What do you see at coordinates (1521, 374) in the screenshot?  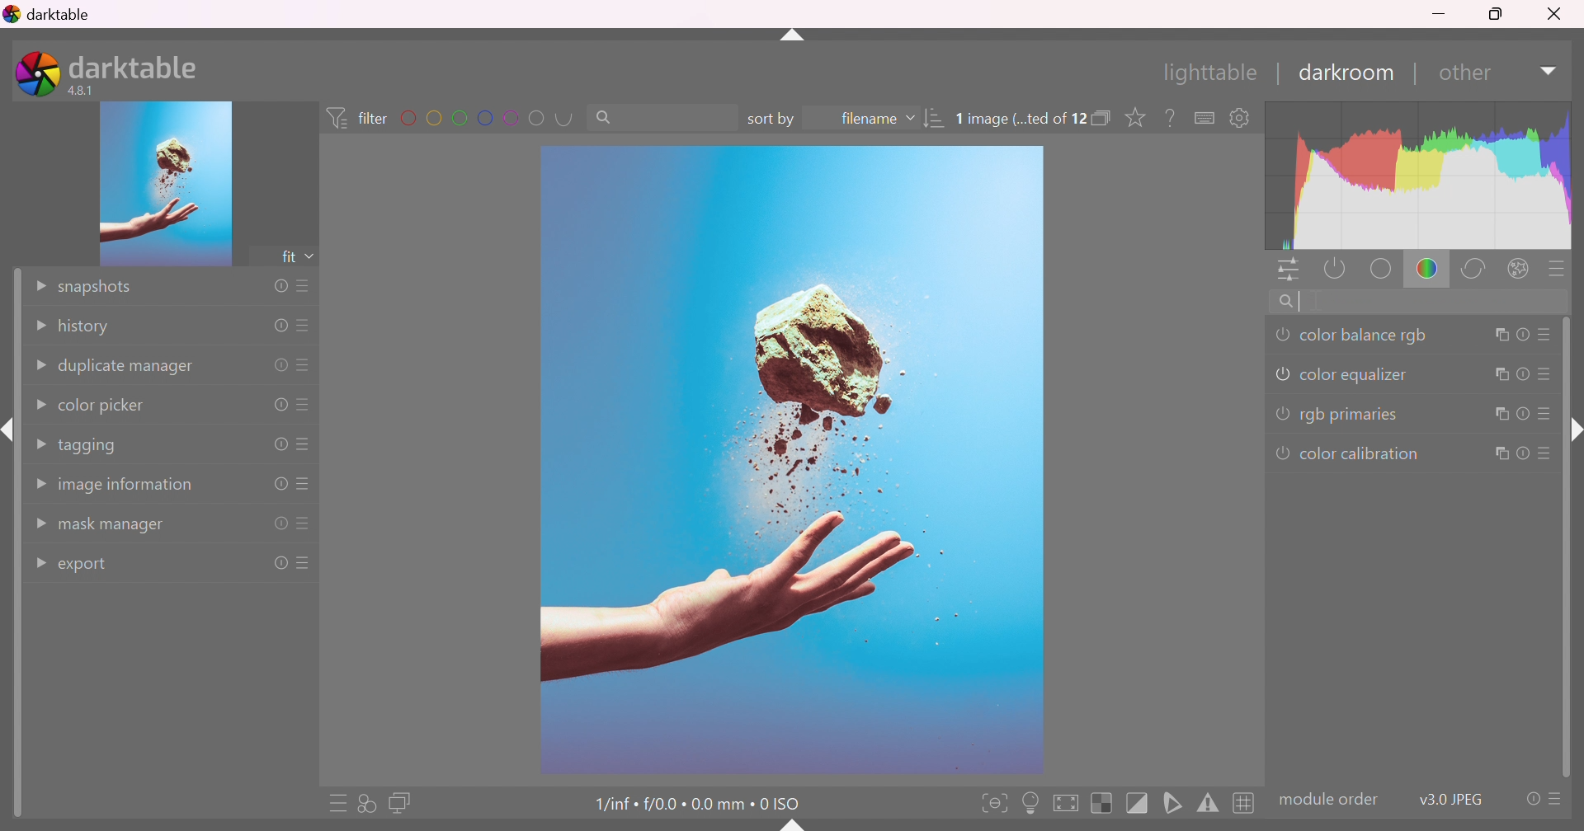 I see `reset` at bounding box center [1521, 374].